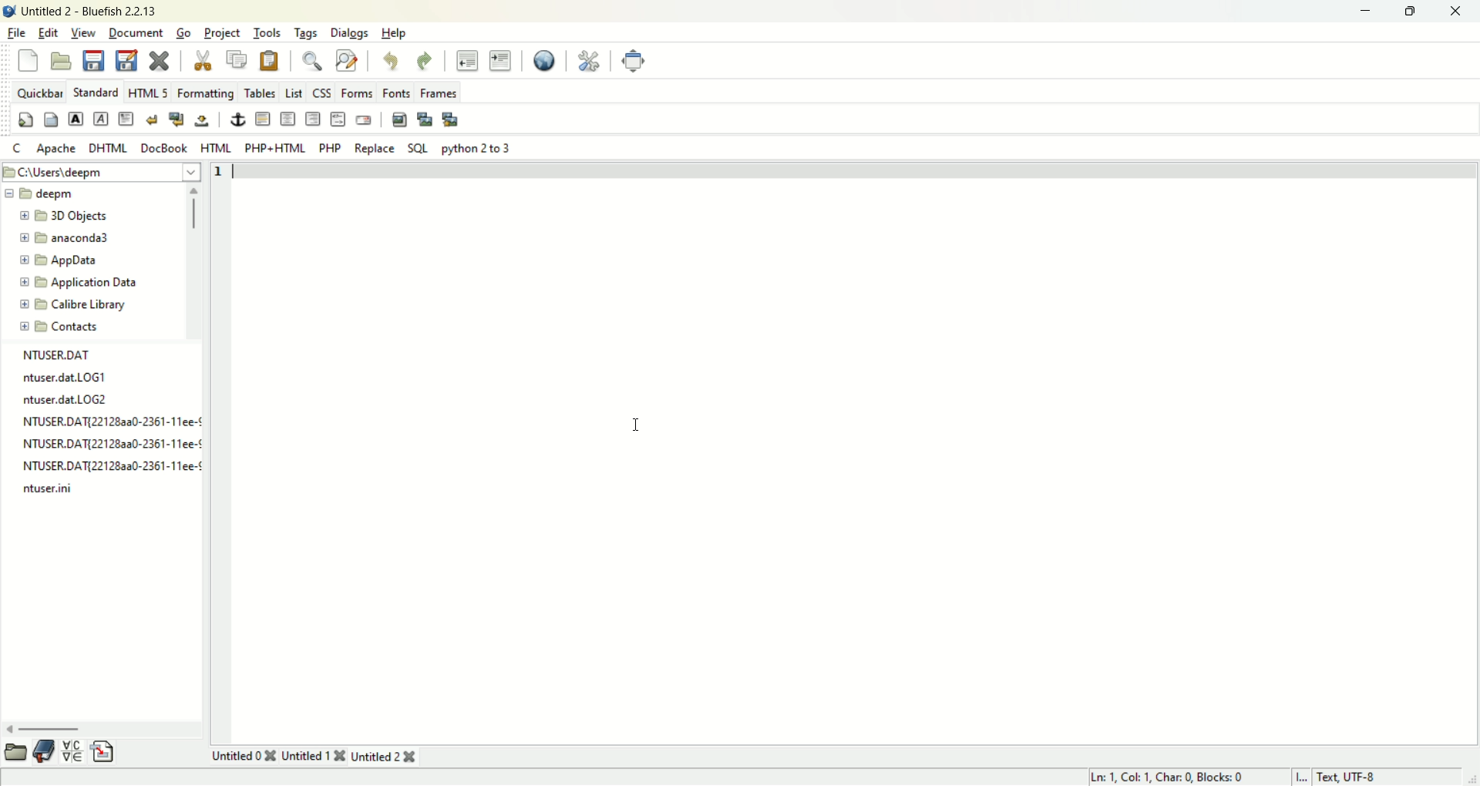 The image size is (1480, 786). Describe the element at coordinates (1364, 12) in the screenshot. I see `minimize` at that location.